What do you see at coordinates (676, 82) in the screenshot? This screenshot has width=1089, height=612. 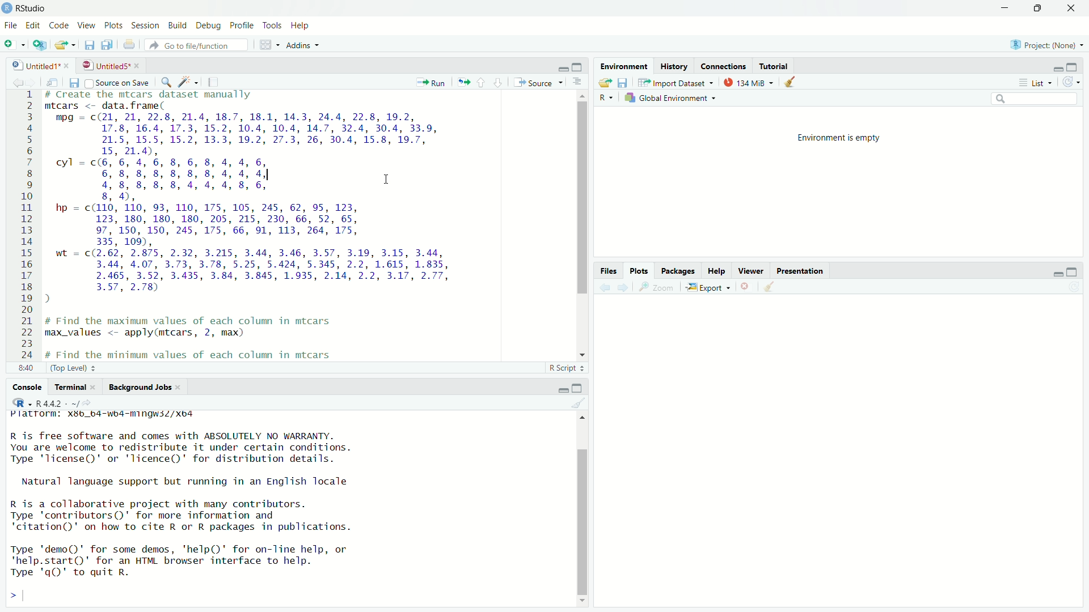 I see `import Vataset` at bounding box center [676, 82].